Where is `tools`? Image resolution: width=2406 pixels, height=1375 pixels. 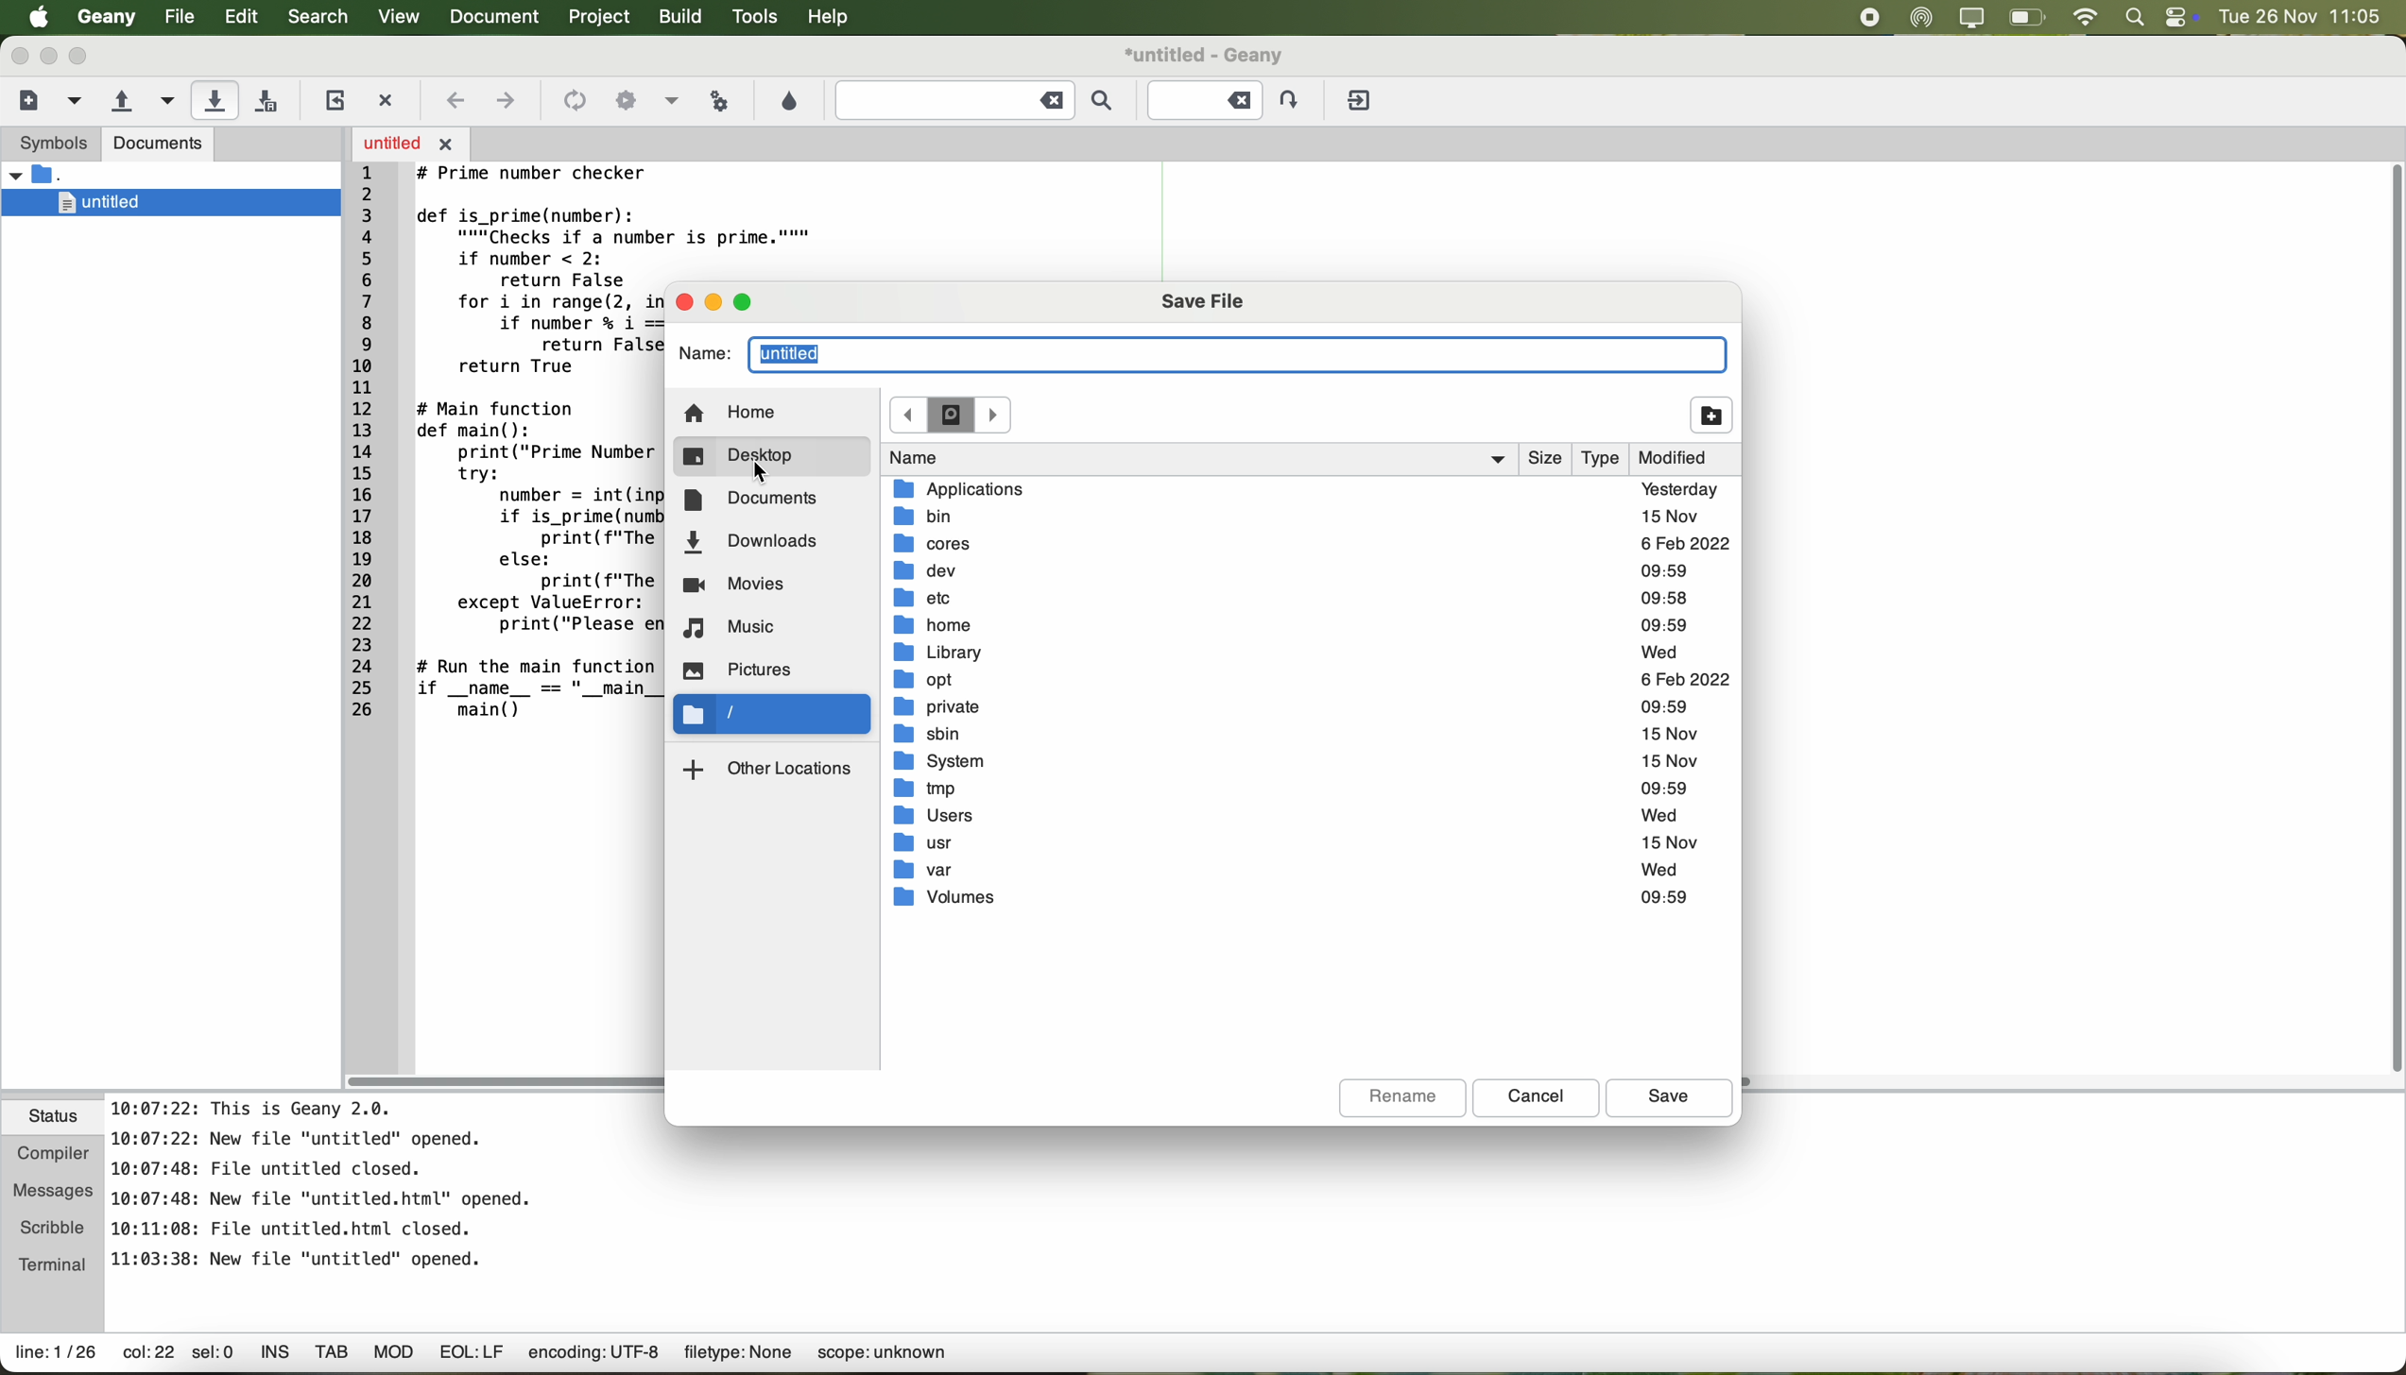
tools is located at coordinates (756, 19).